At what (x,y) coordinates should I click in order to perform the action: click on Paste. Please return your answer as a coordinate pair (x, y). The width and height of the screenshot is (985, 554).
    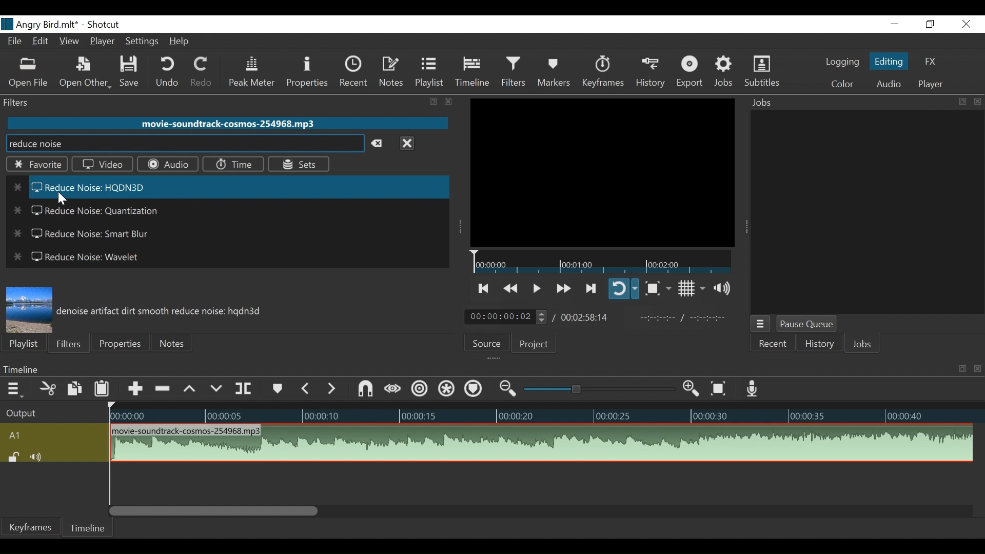
    Looking at the image, I should click on (103, 388).